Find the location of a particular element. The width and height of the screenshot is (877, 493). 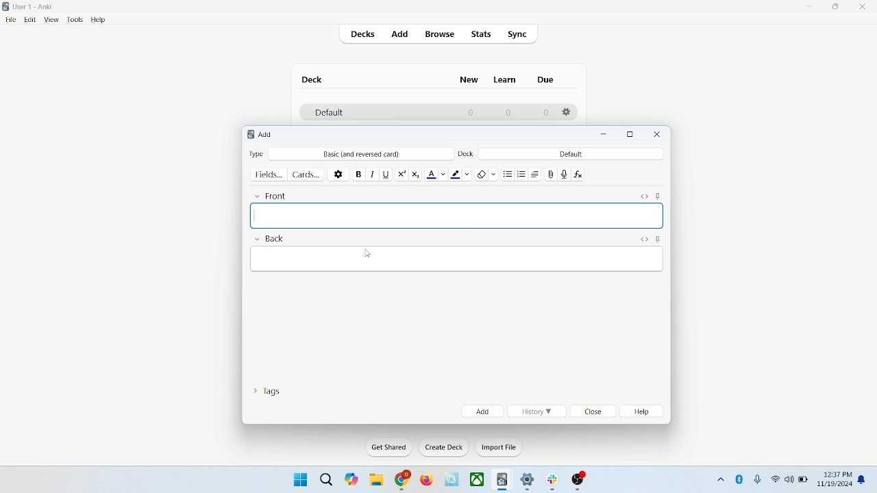

show hidden icons is located at coordinates (719, 477).